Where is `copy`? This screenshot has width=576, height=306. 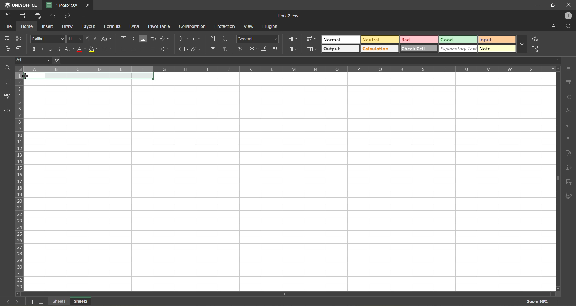 copy is located at coordinates (7, 38).